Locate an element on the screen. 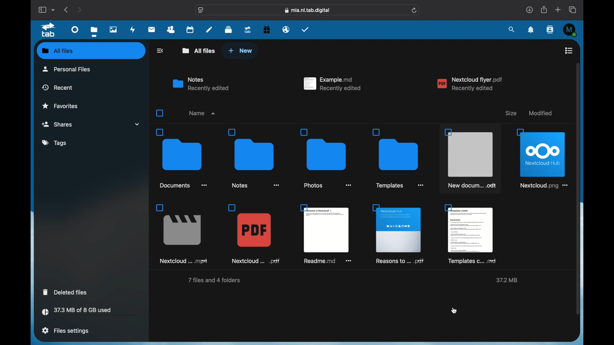 This screenshot has height=345, width=614. all files is located at coordinates (92, 51).